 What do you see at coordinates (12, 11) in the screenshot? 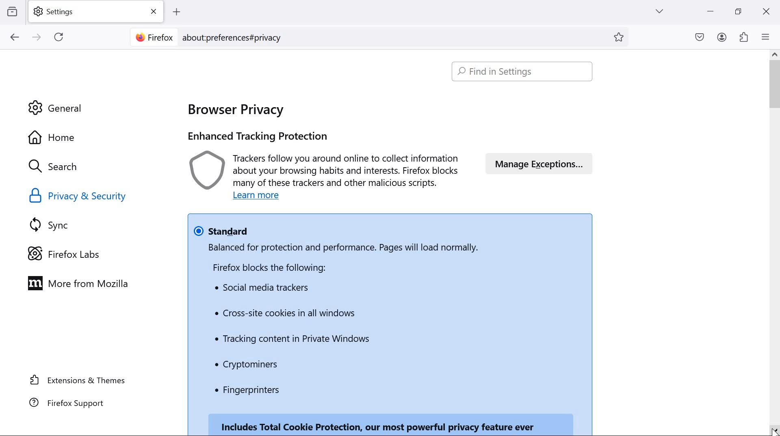
I see `view recent browsing across windows` at bounding box center [12, 11].